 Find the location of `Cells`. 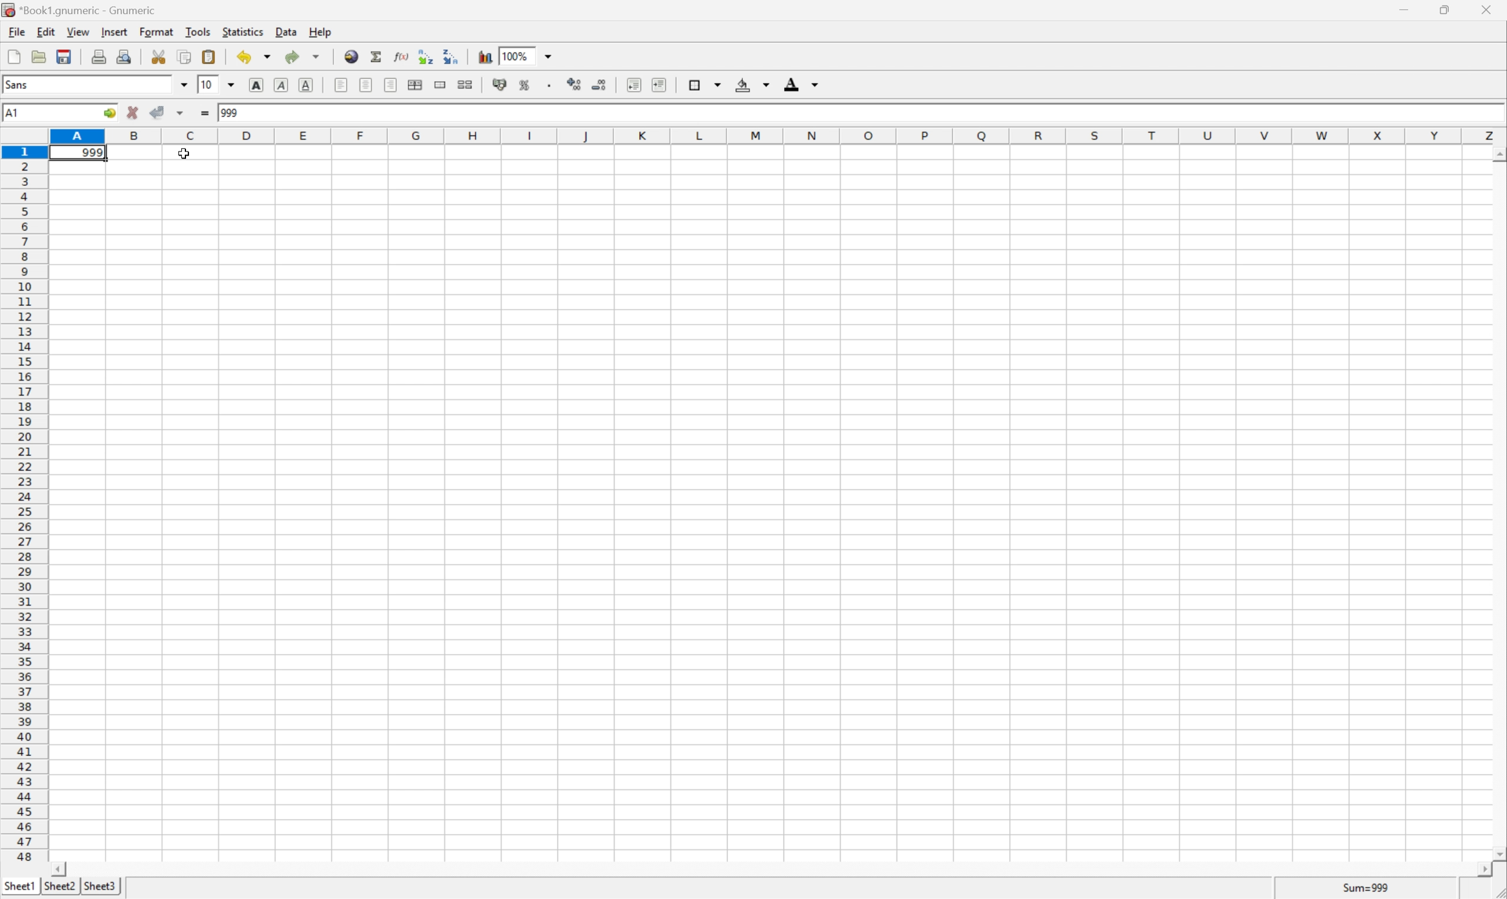

Cells is located at coordinates (767, 520).